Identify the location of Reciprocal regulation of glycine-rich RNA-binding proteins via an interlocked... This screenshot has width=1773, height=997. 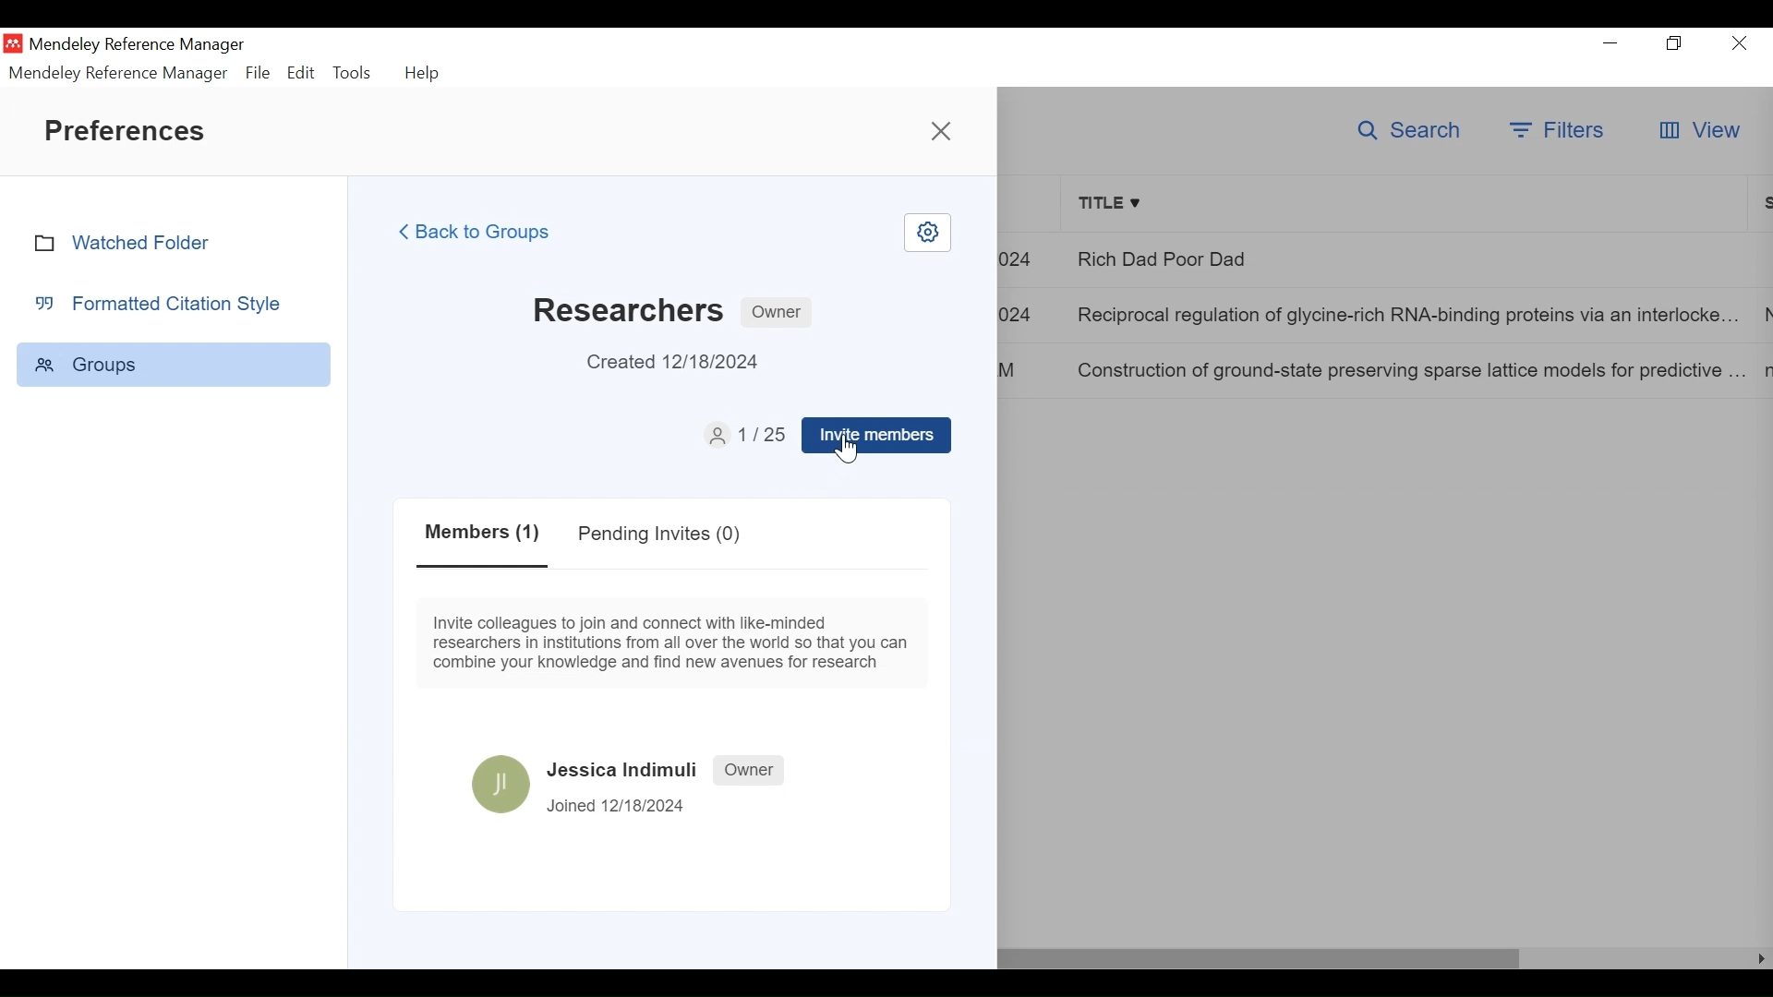
(1411, 313).